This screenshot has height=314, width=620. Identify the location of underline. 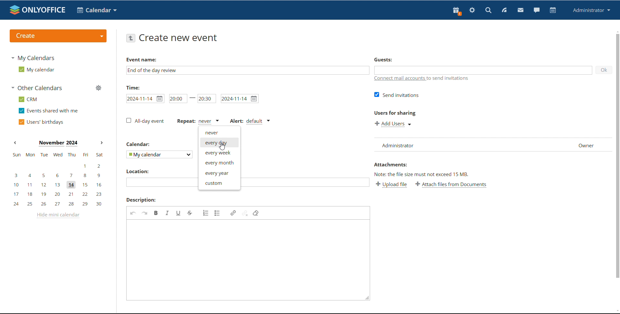
(179, 213).